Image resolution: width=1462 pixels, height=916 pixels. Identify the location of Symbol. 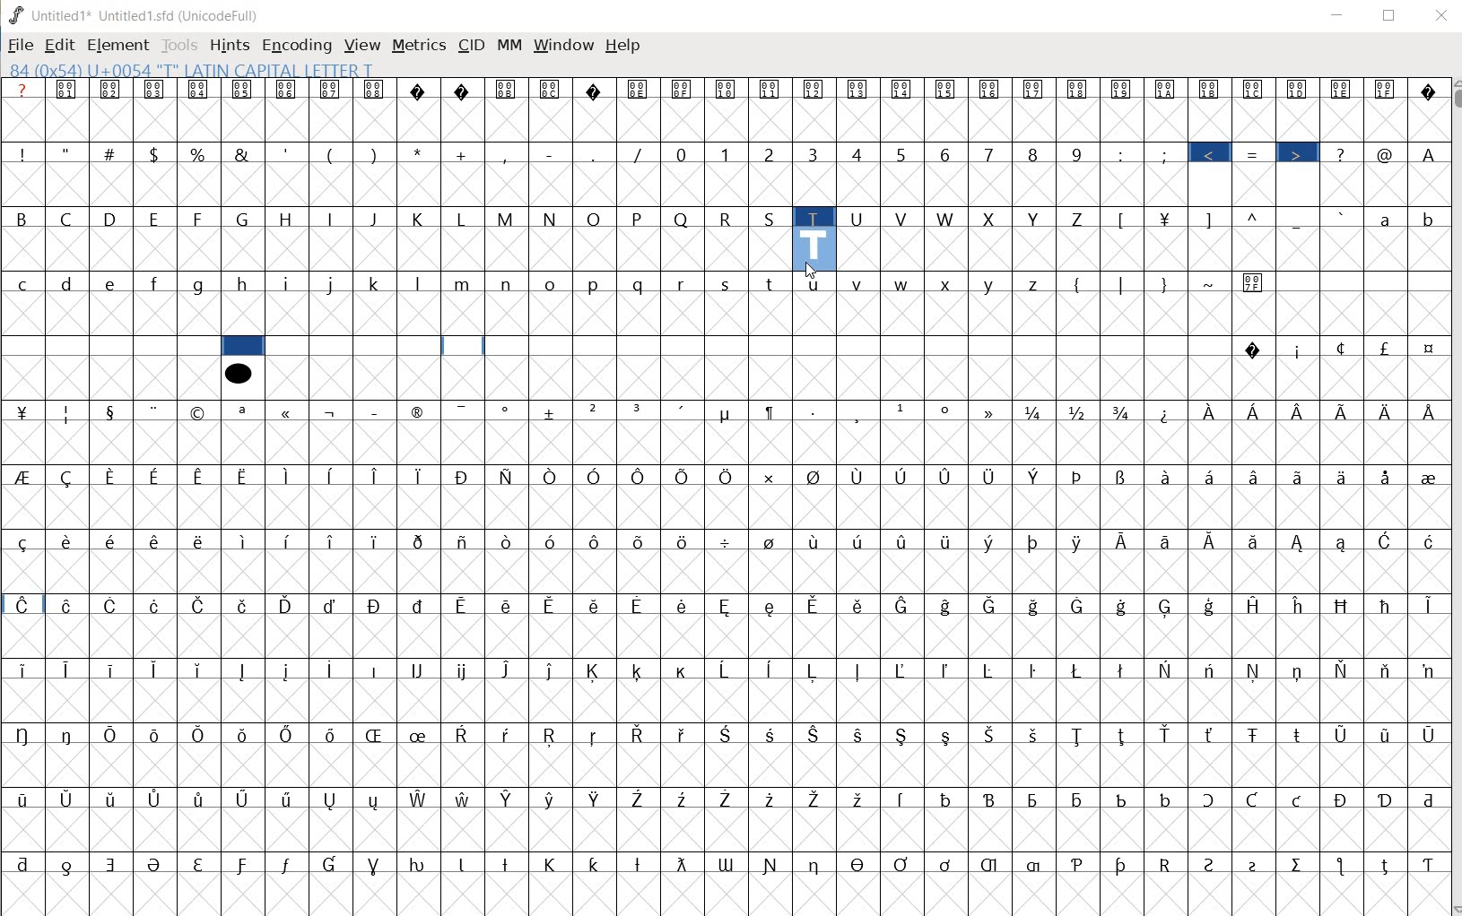
(1081, 412).